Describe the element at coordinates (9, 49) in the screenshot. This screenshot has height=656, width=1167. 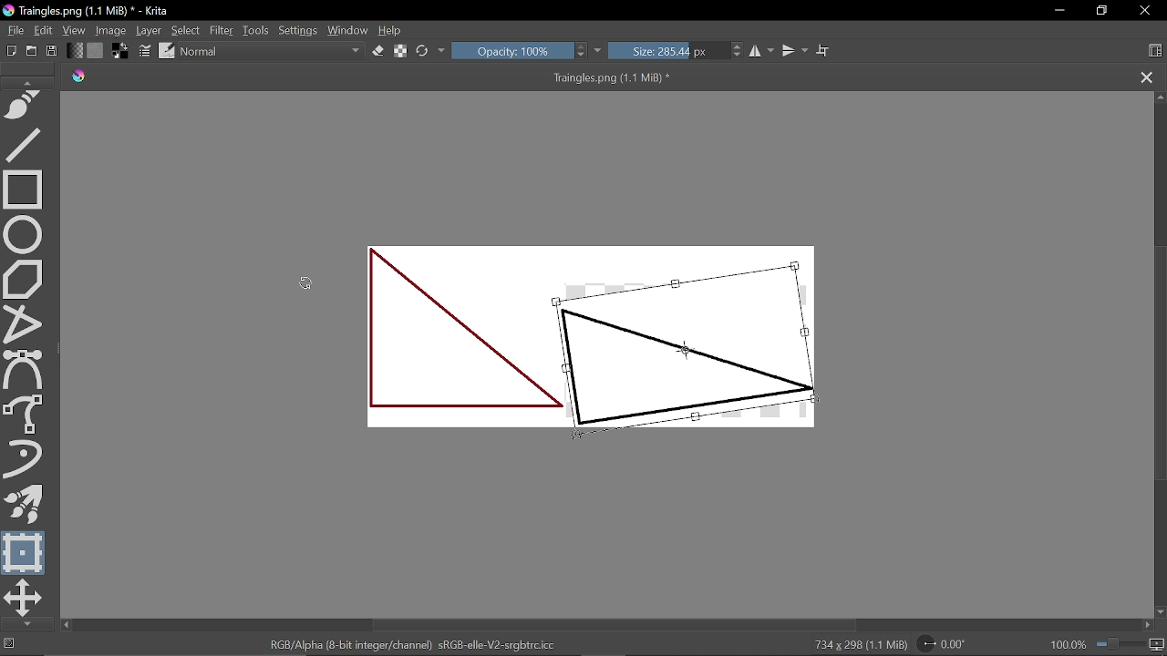
I see `New document` at that location.